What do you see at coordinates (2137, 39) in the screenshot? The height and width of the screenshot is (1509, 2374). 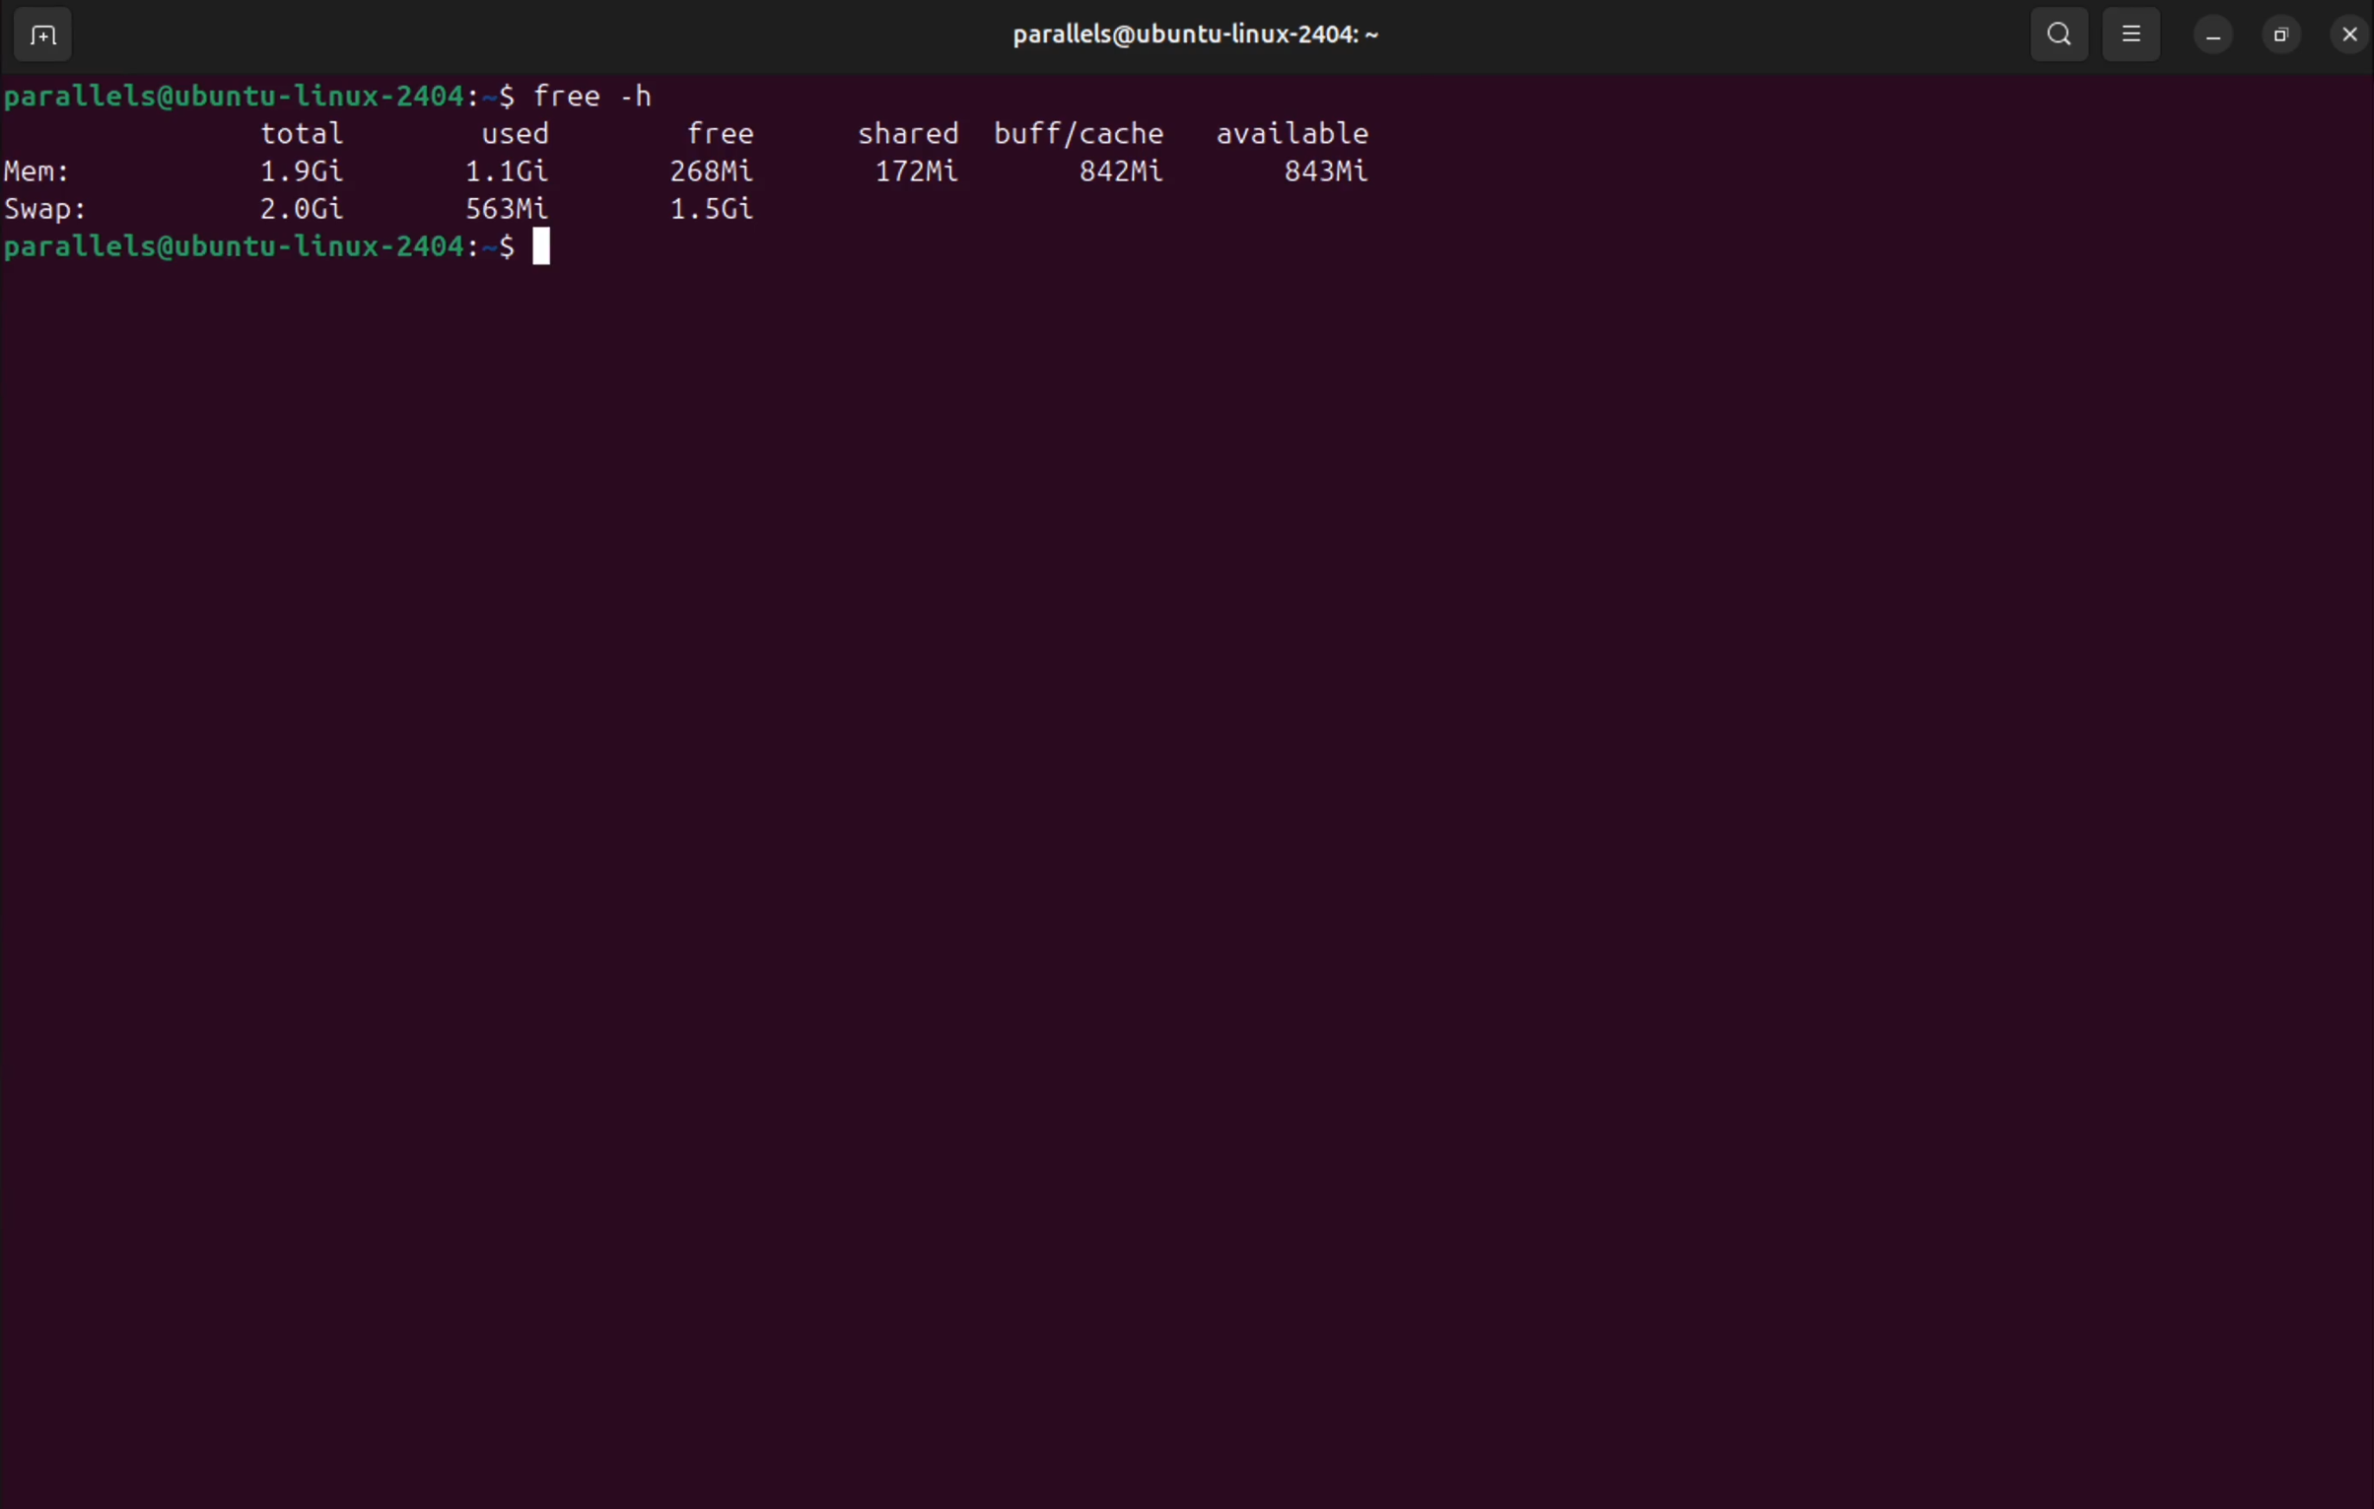 I see `view options` at bounding box center [2137, 39].